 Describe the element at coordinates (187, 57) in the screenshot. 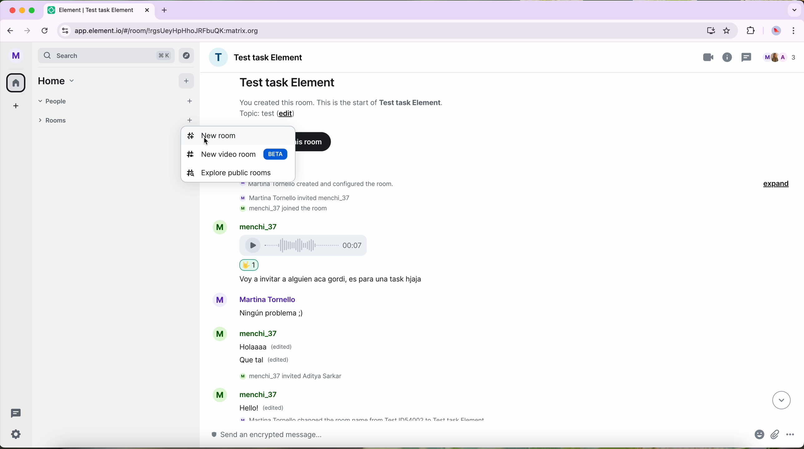

I see `explore button` at that location.